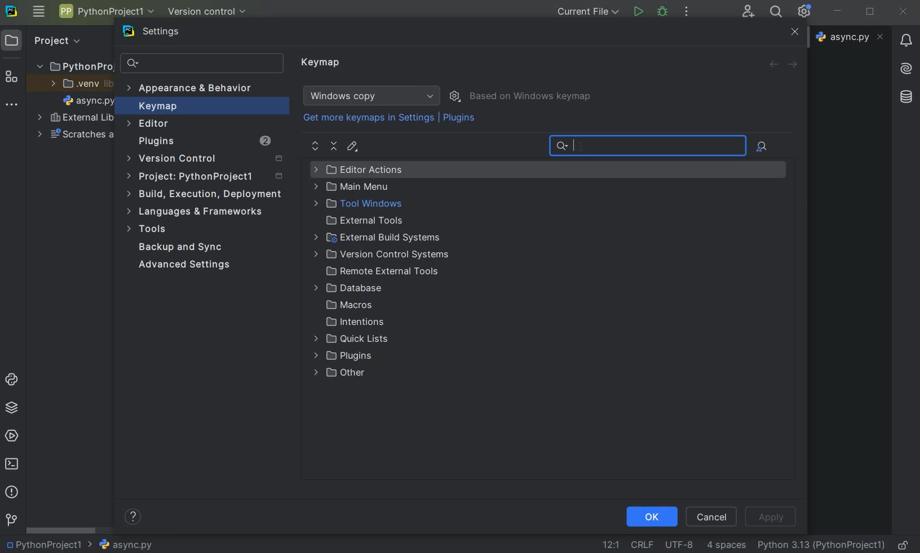  I want to click on plugins, so click(204, 142).